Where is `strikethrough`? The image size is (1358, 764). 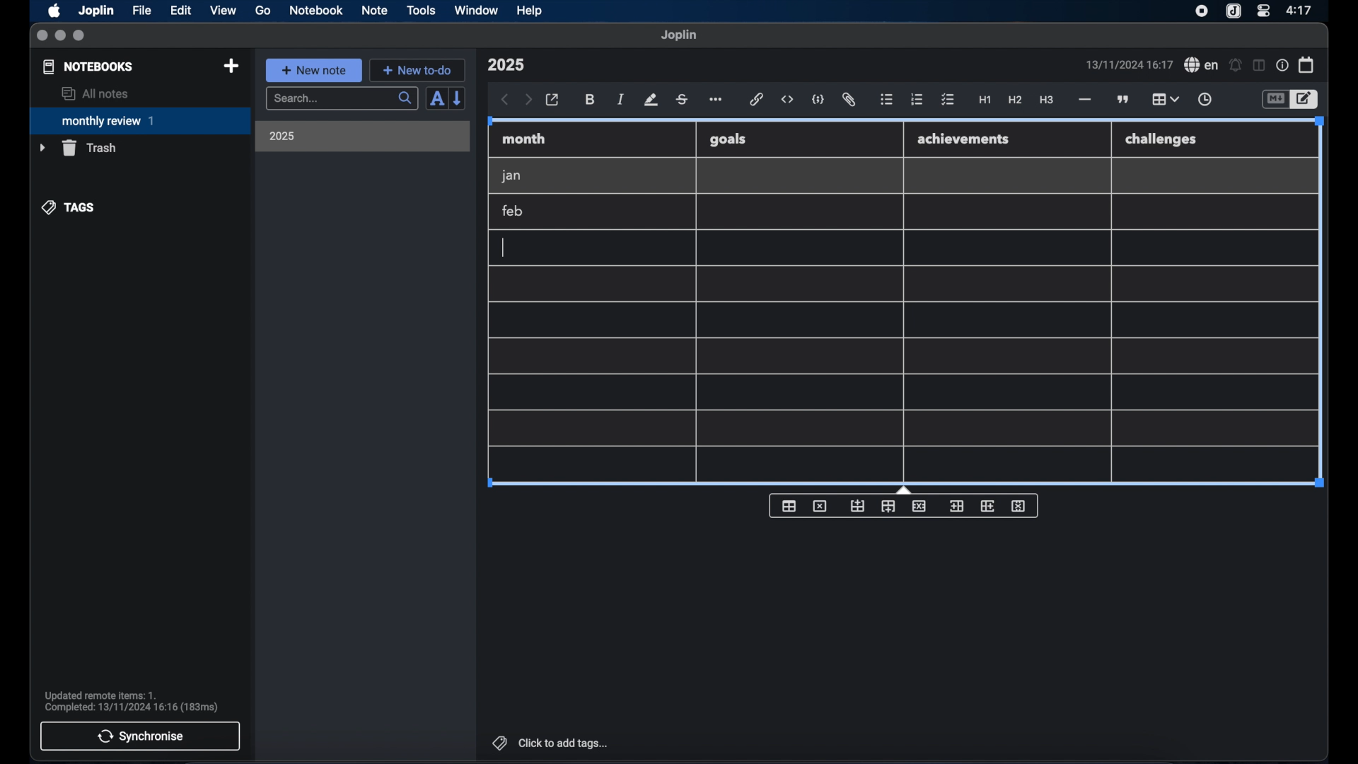 strikethrough is located at coordinates (681, 100).